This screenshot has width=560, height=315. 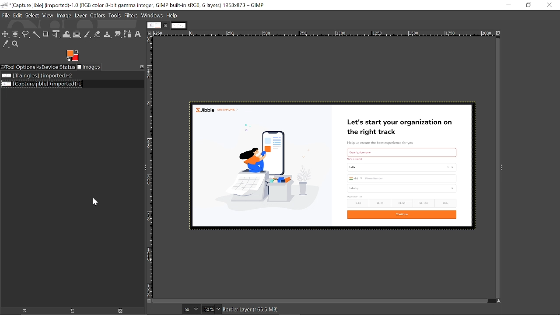 I want to click on Current zoom, so click(x=208, y=310).